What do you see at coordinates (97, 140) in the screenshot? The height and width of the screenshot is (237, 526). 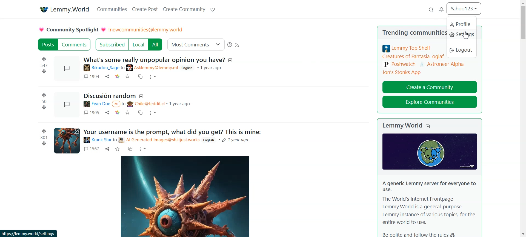 I see `krank star` at bounding box center [97, 140].